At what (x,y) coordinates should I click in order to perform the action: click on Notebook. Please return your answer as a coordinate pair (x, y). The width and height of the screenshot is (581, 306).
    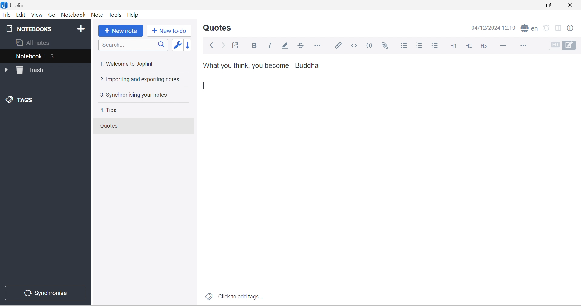
    Looking at the image, I should click on (74, 15).